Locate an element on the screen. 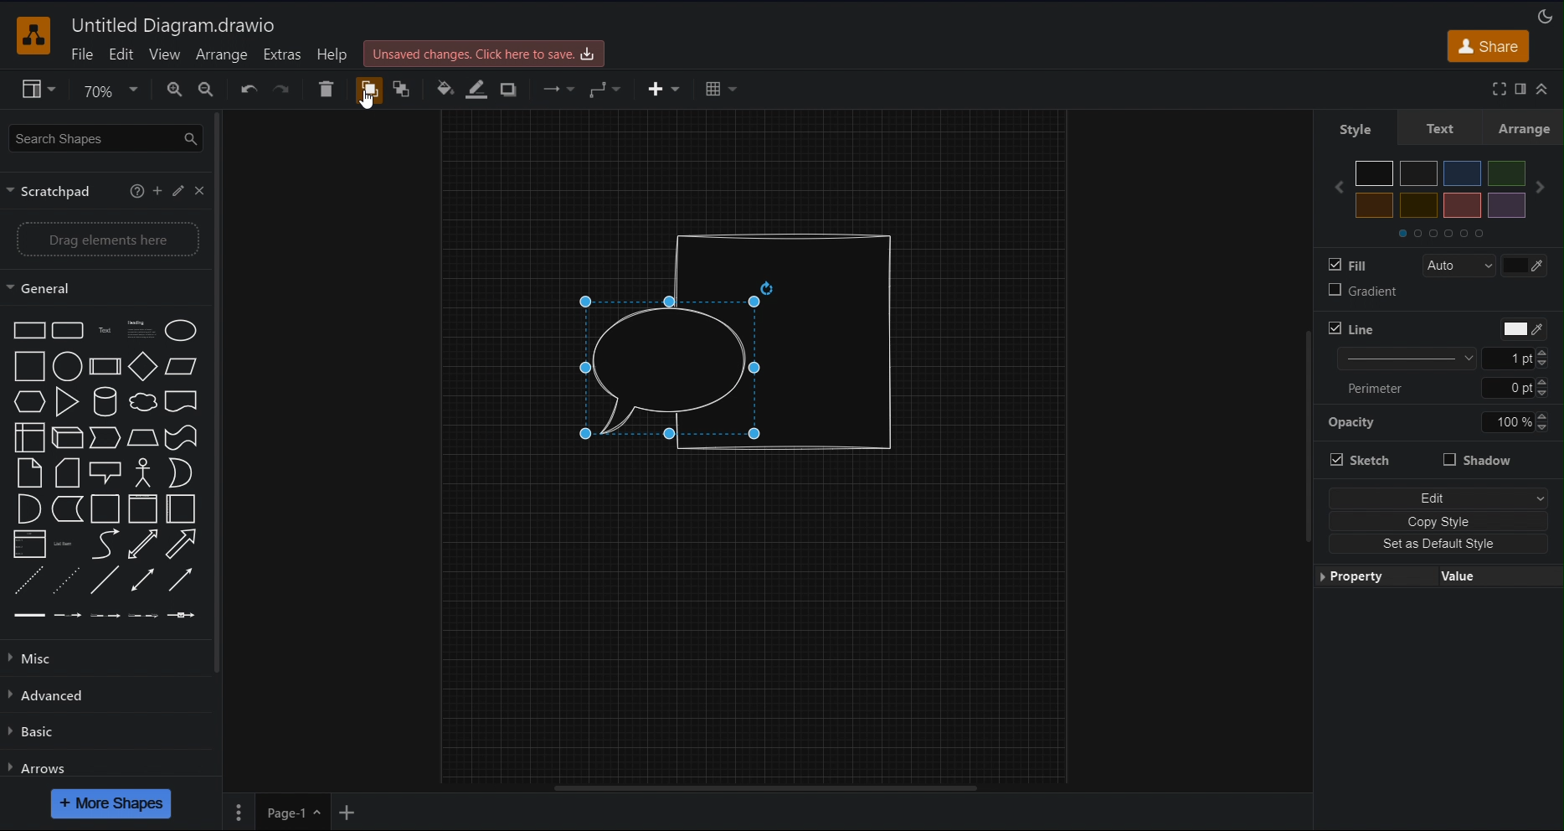  Misc  is located at coordinates (103, 659).